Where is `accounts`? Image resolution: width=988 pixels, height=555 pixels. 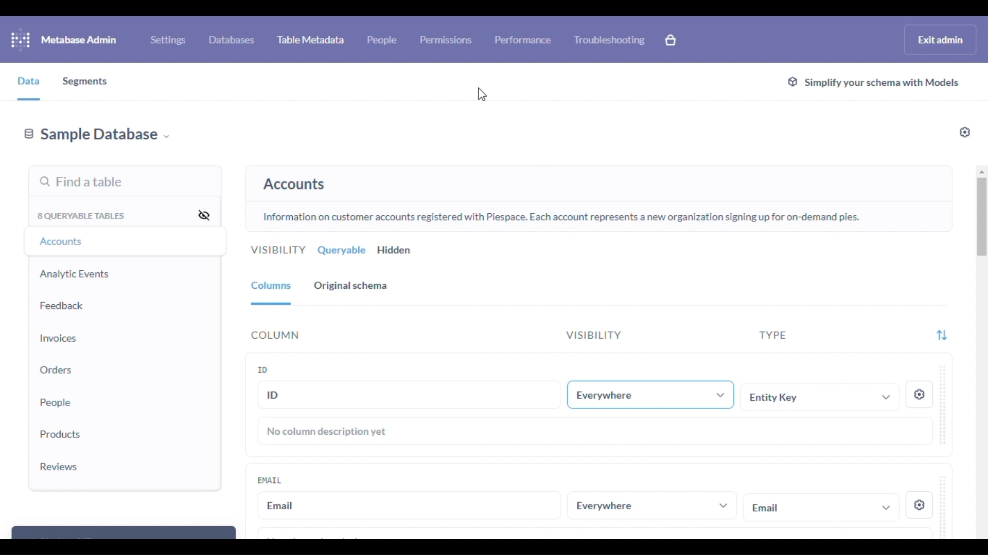
accounts is located at coordinates (294, 184).